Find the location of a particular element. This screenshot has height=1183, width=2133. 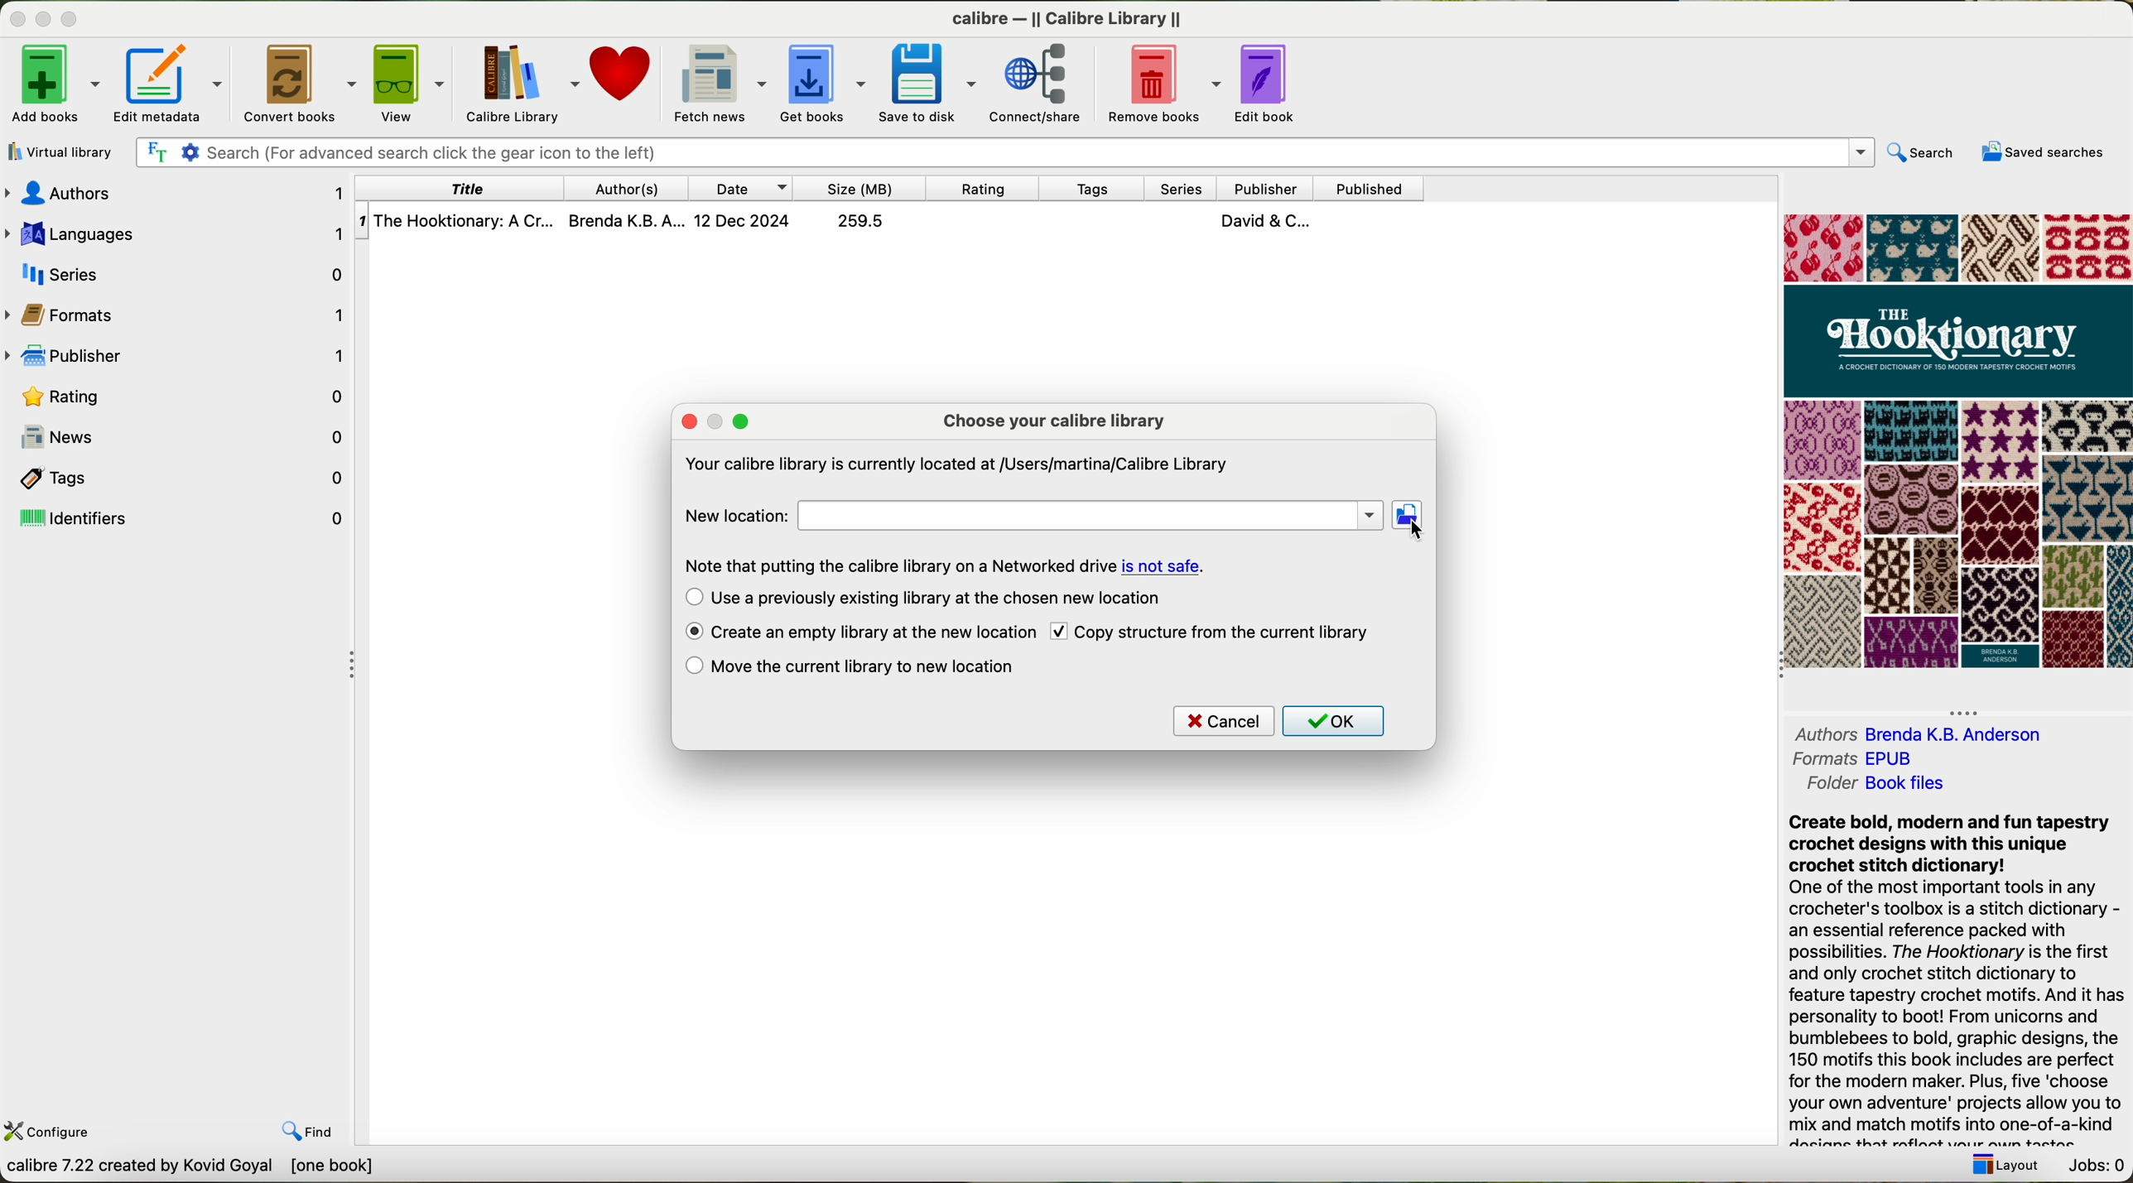

rating is located at coordinates (994, 188).